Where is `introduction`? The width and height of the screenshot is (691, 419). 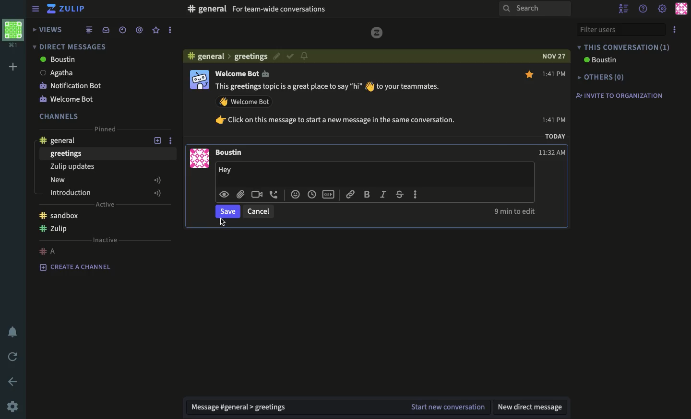
introduction is located at coordinates (107, 193).